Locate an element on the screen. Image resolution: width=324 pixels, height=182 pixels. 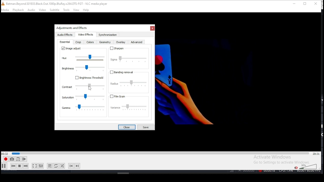
variance settings slider is located at coordinates (130, 108).